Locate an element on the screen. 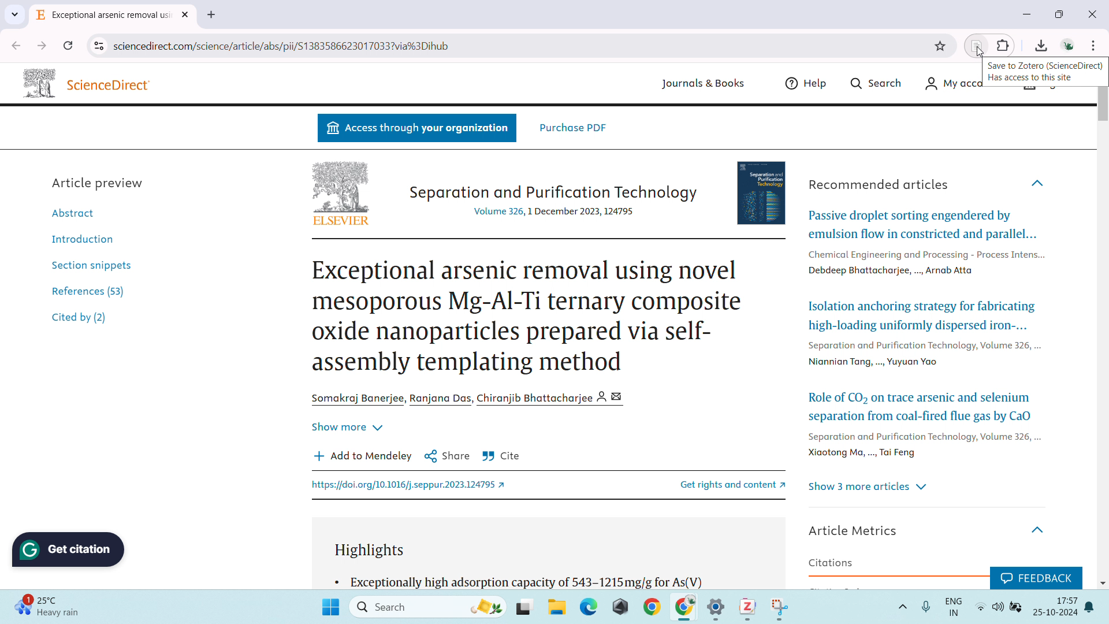  Highlights is located at coordinates (375, 551).